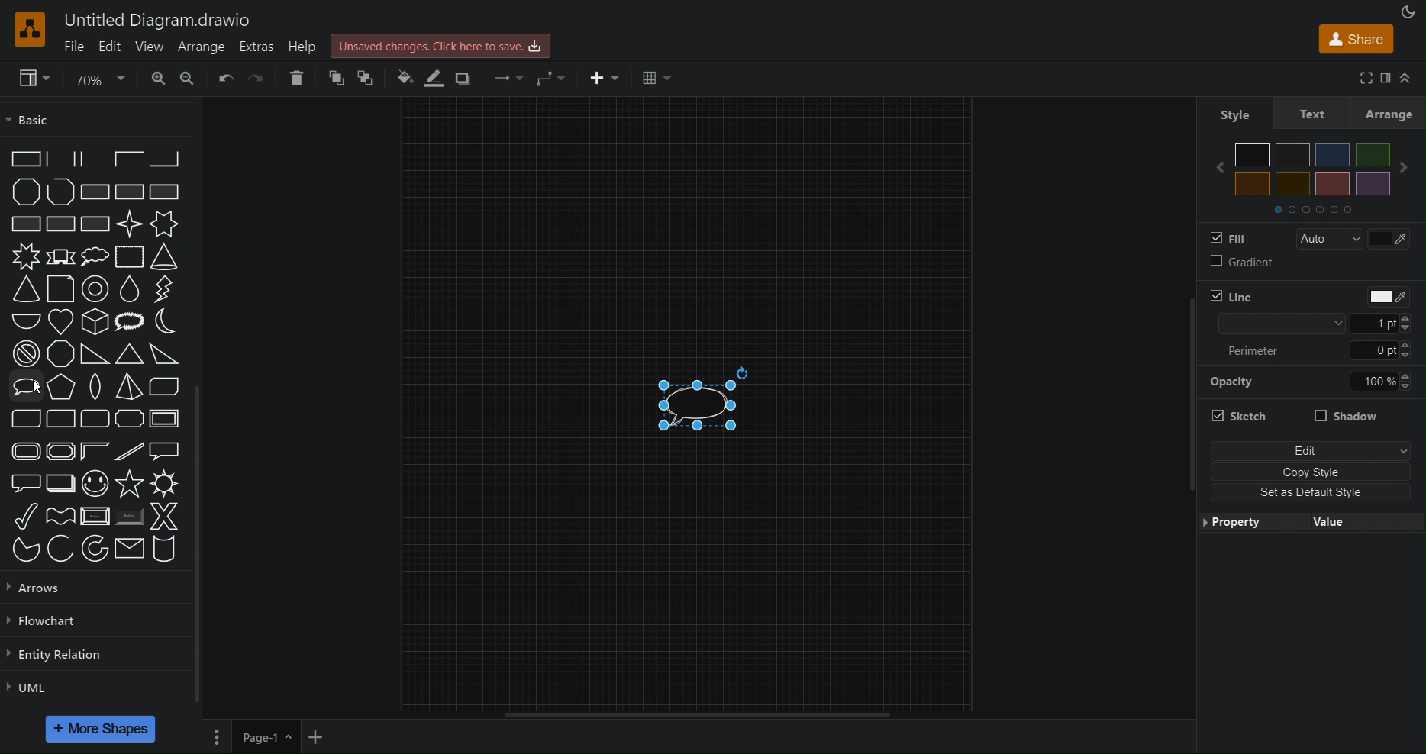  I want to click on Plaque Frame, so click(61, 452).